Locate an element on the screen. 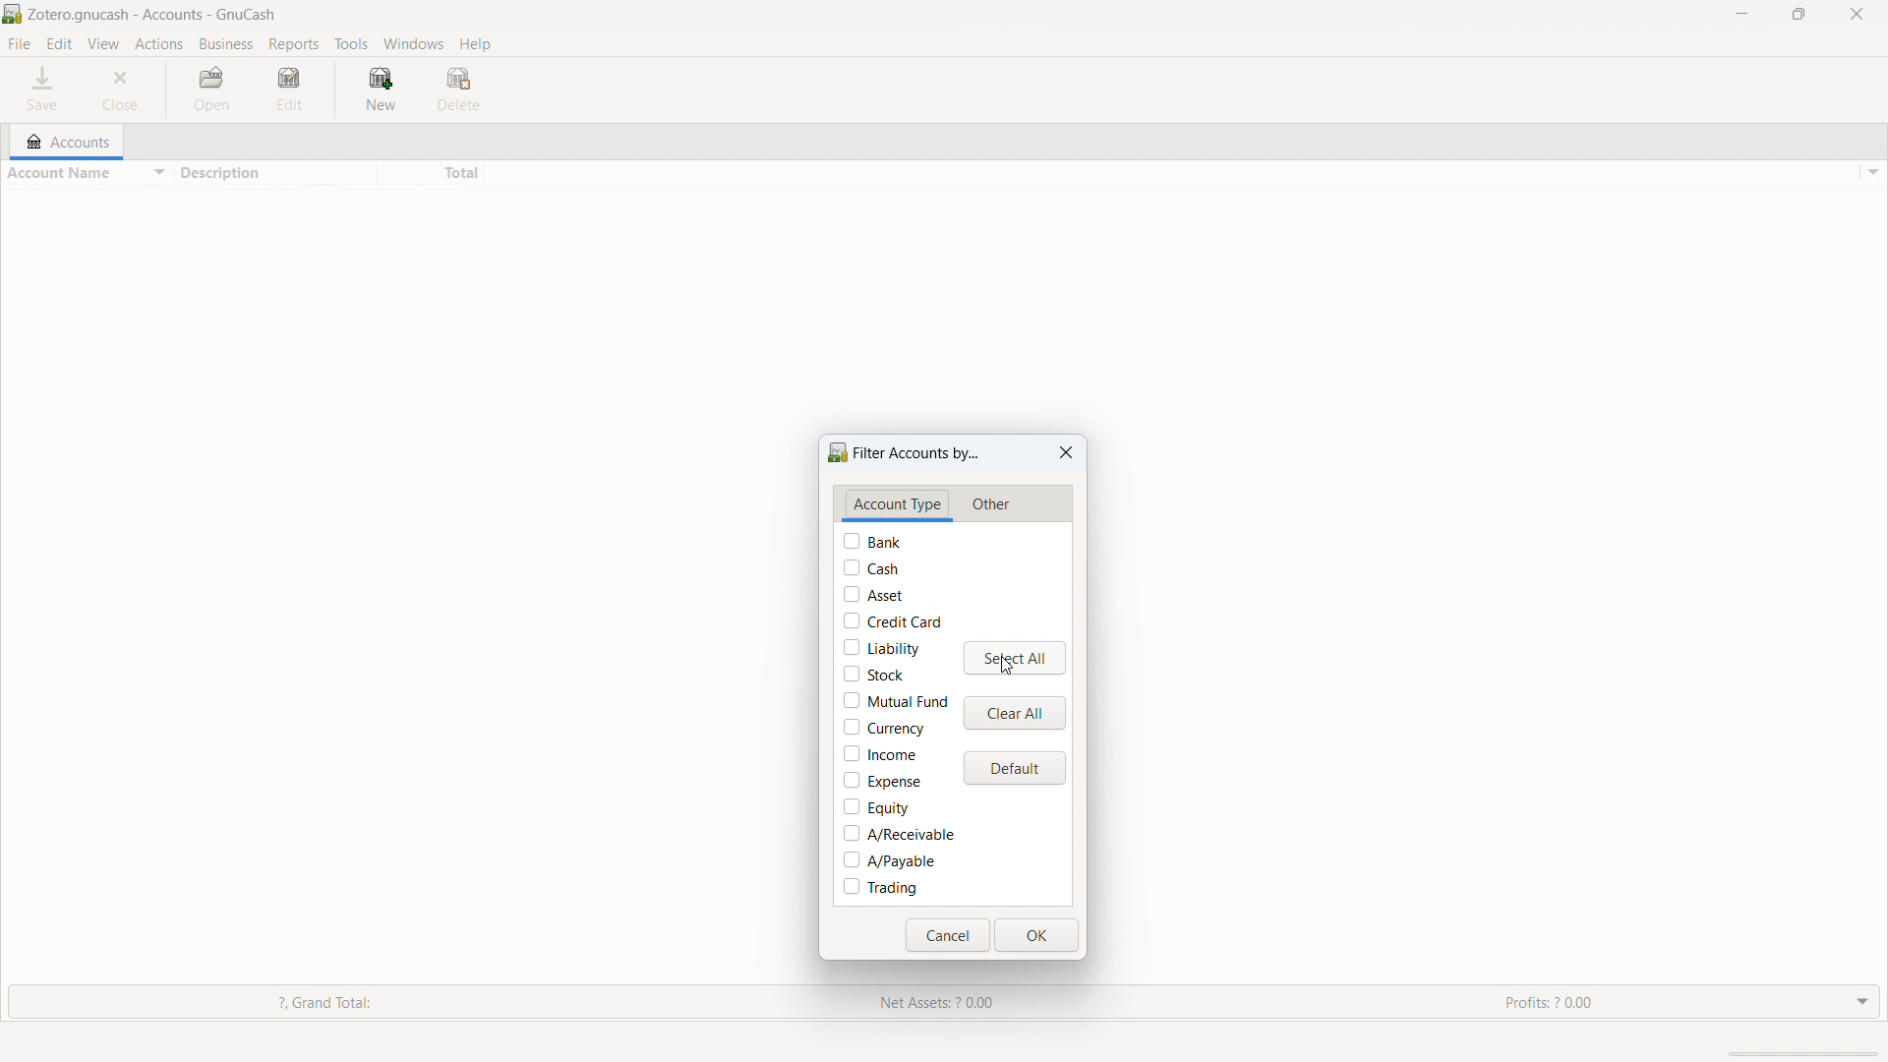 The width and height of the screenshot is (1888, 1062). Profits: 2 0.00 is located at coordinates (1657, 1001).